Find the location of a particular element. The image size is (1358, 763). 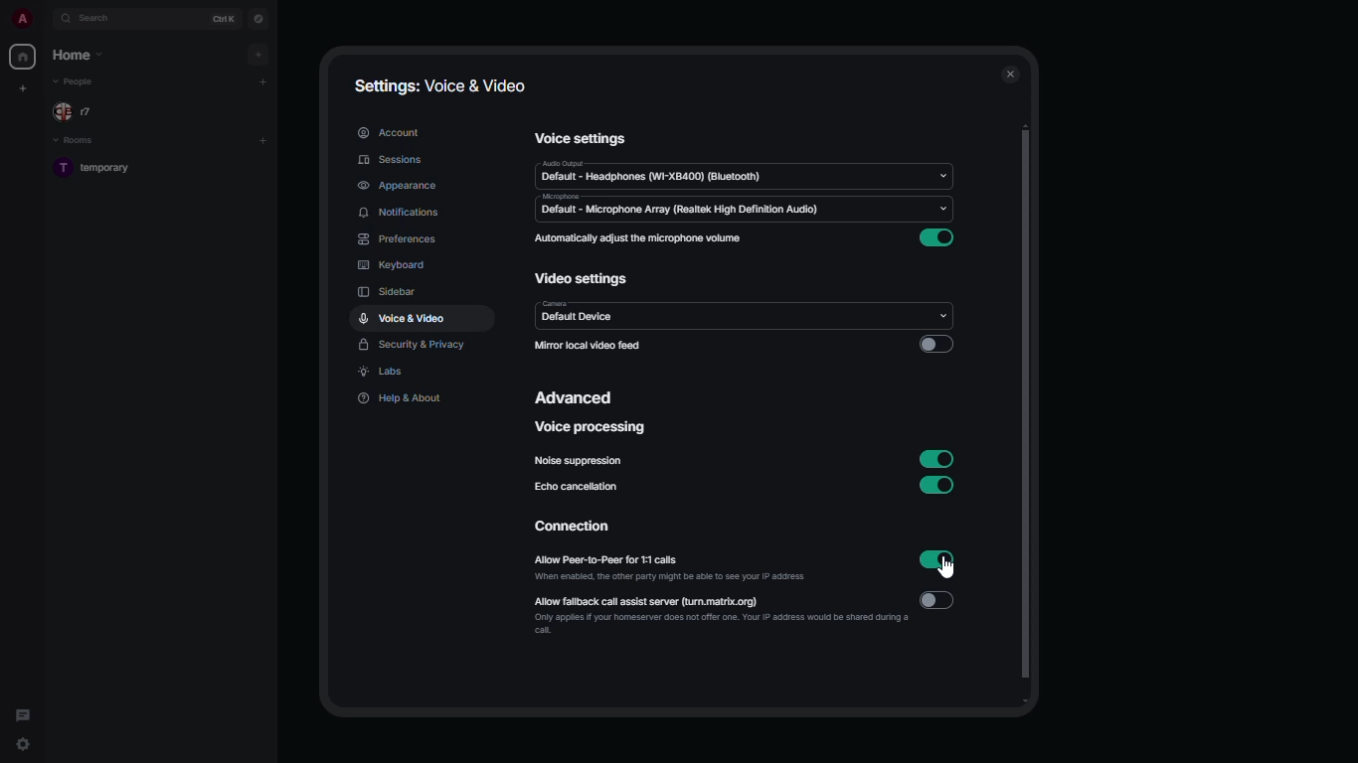

a is located at coordinates (22, 18).